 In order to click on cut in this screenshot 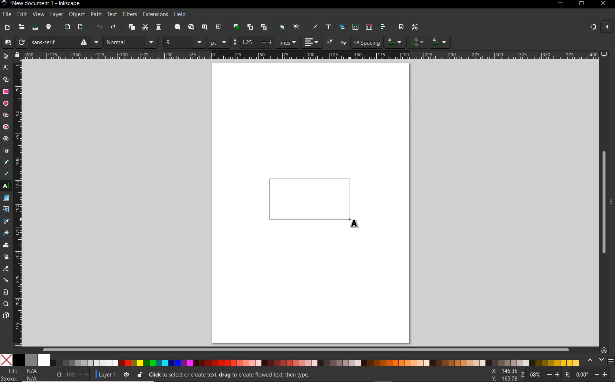, I will do `click(145, 27)`.